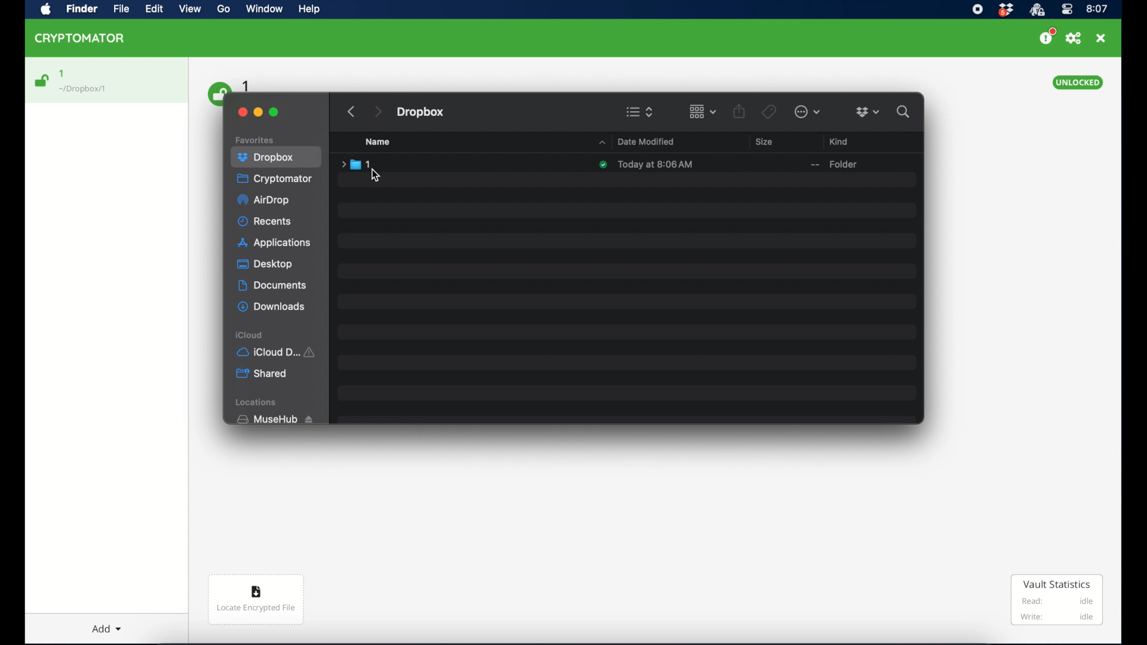 The image size is (1147, 645). Describe the element at coordinates (378, 111) in the screenshot. I see `next` at that location.